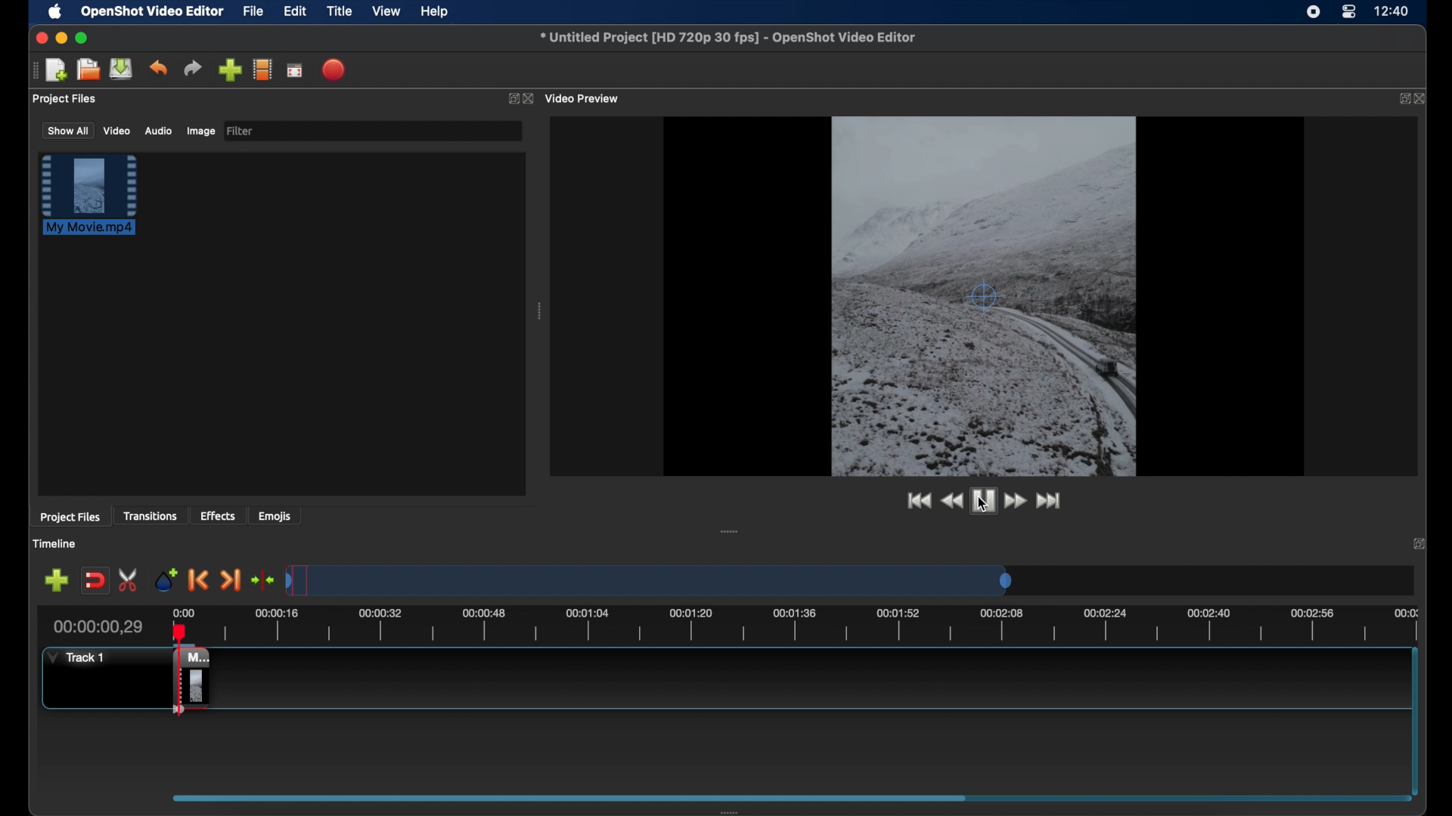  I want to click on timeline scale, so click(650, 582).